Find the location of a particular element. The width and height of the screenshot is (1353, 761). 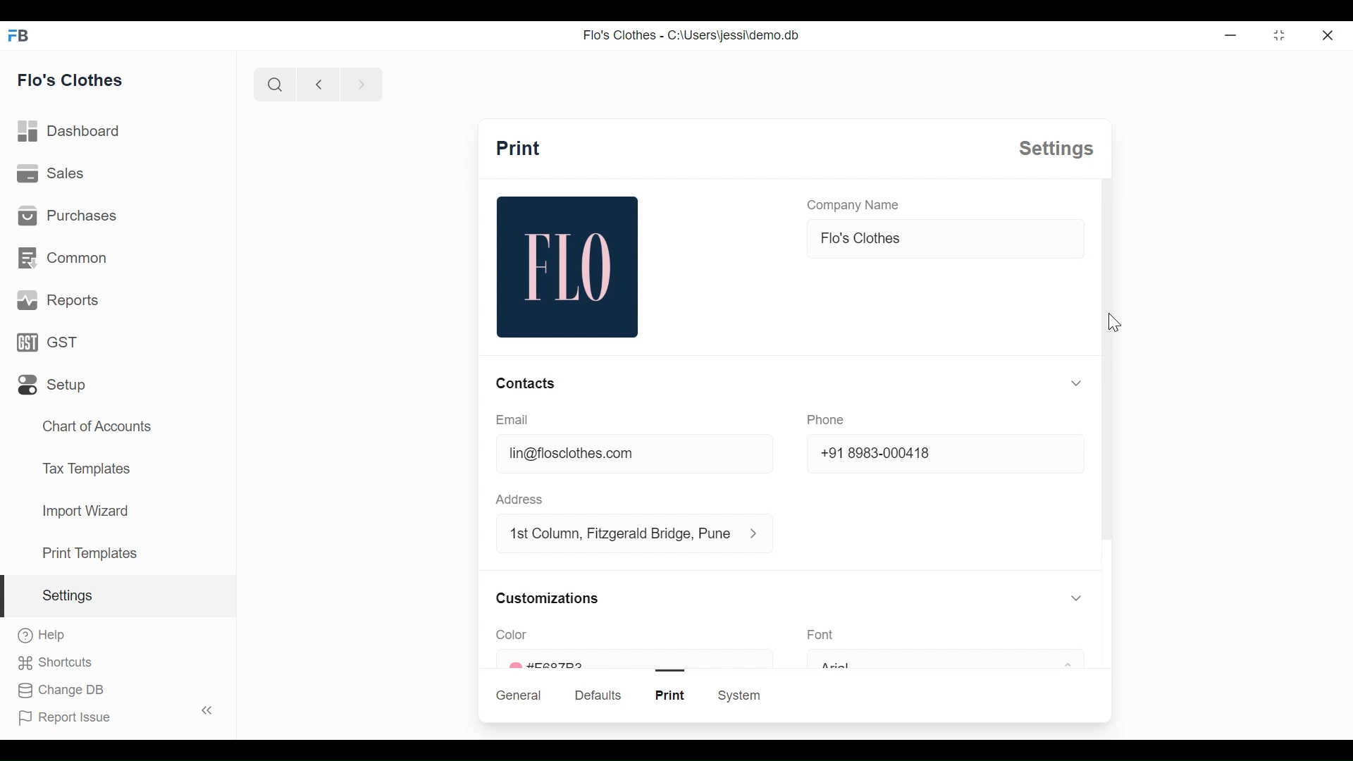

toggle expand/collapse is located at coordinates (1076, 600).